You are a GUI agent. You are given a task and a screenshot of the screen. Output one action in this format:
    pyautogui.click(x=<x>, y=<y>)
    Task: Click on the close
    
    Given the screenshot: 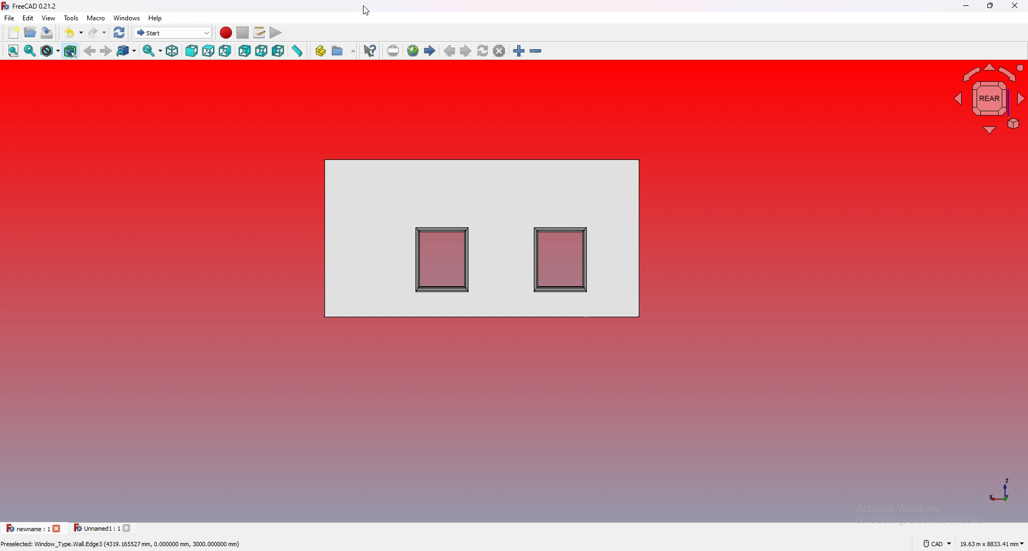 What is the action you would take?
    pyautogui.click(x=1015, y=5)
    